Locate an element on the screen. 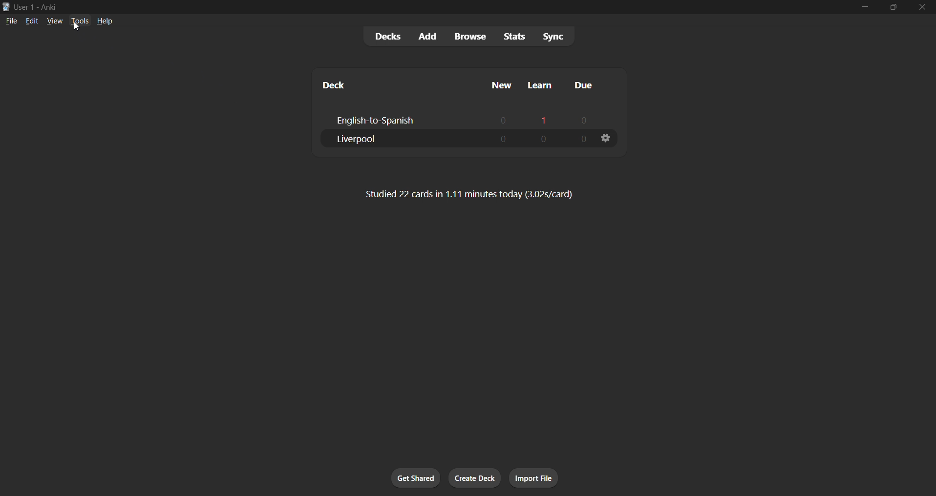 Image resolution: width=936 pixels, height=496 pixels. Studied 22 cards in 1.11 minutes today (3.02s/card) is located at coordinates (474, 194).